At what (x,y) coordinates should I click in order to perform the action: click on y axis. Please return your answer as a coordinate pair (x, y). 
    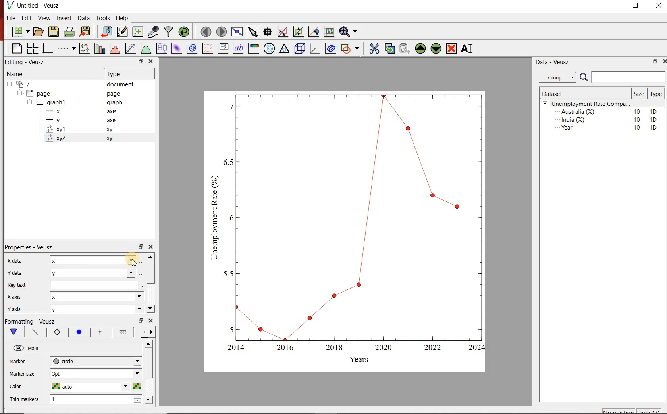
    Looking at the image, I should click on (19, 308).